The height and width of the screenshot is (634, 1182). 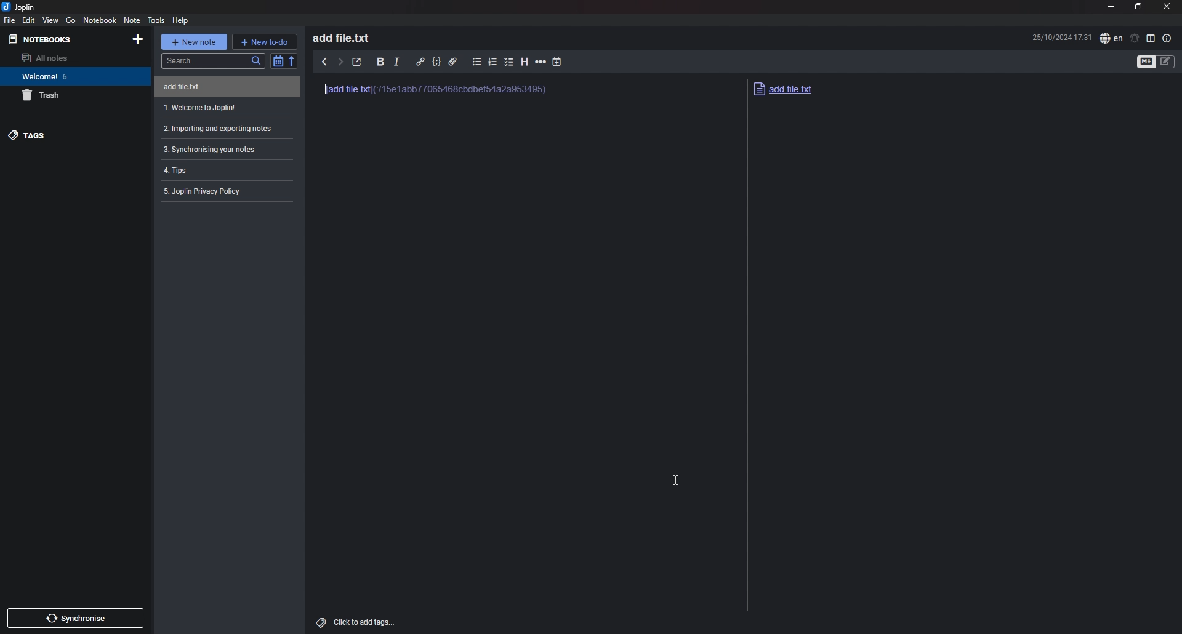 What do you see at coordinates (443, 95) in the screenshot?
I see `lladd file. txt](:/15e1abb77065468cbdbef54a2a953495)` at bounding box center [443, 95].